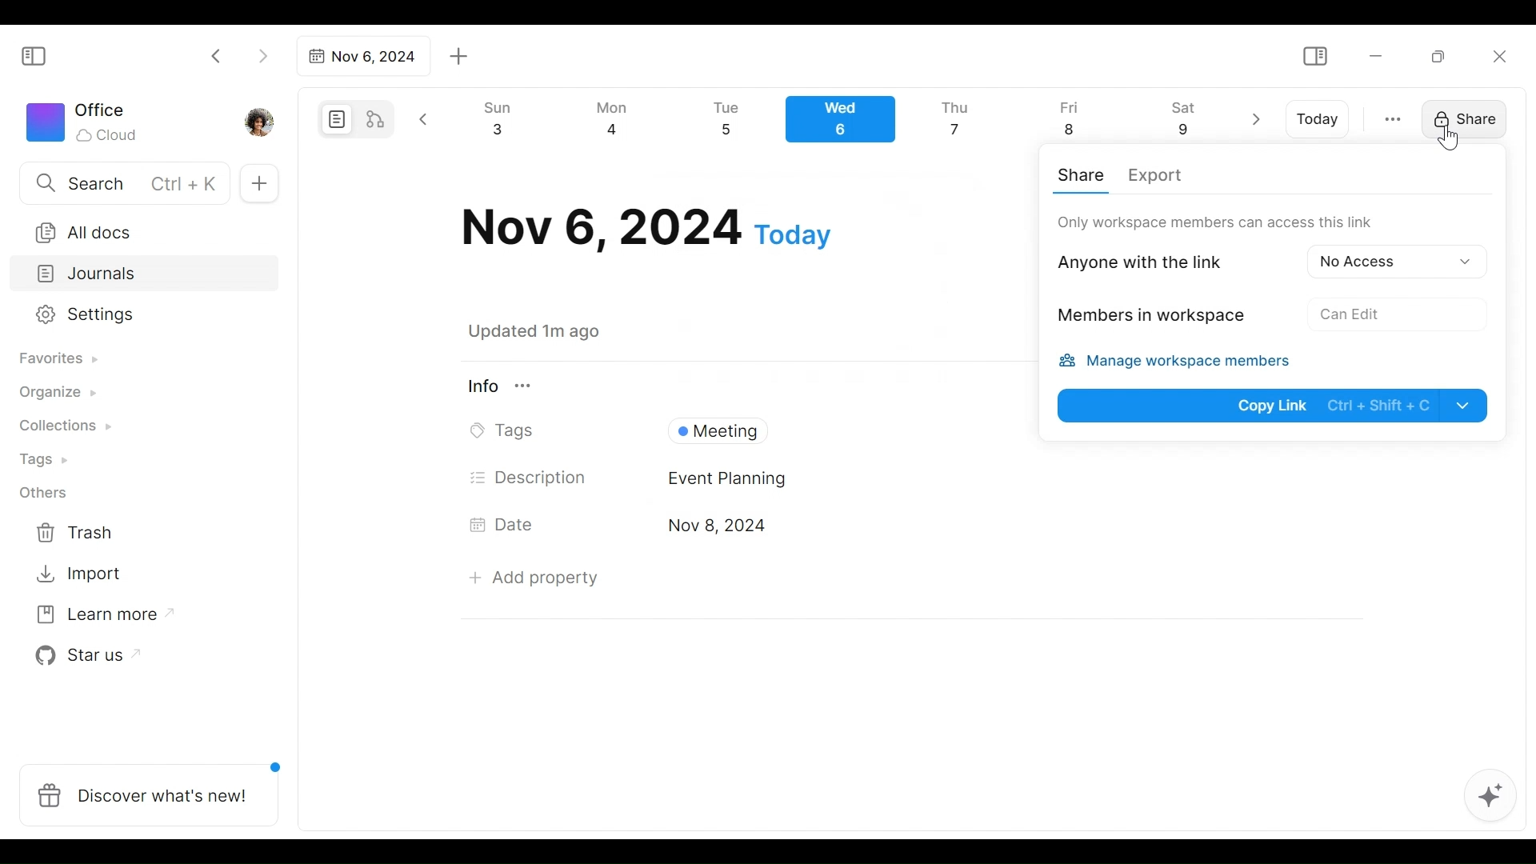 The image size is (1536, 864). What do you see at coordinates (1215, 222) in the screenshot?
I see `Only workspace can access this link` at bounding box center [1215, 222].